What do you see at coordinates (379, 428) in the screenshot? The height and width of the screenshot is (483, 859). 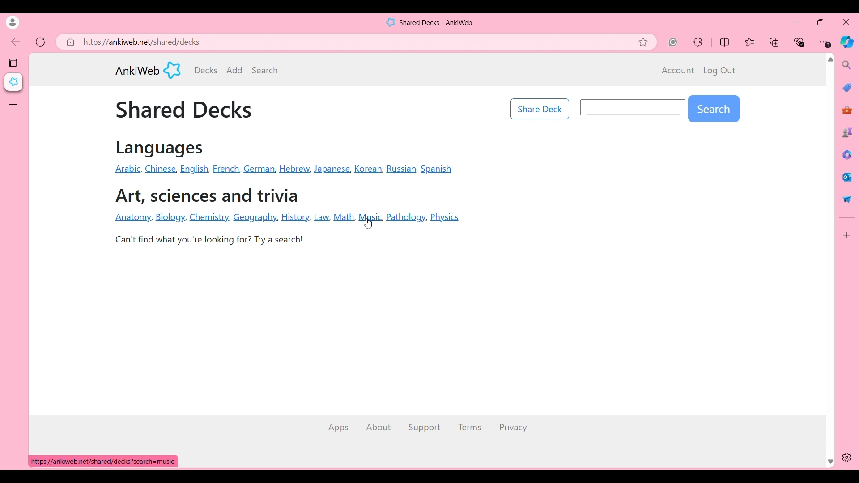 I see `About` at bounding box center [379, 428].